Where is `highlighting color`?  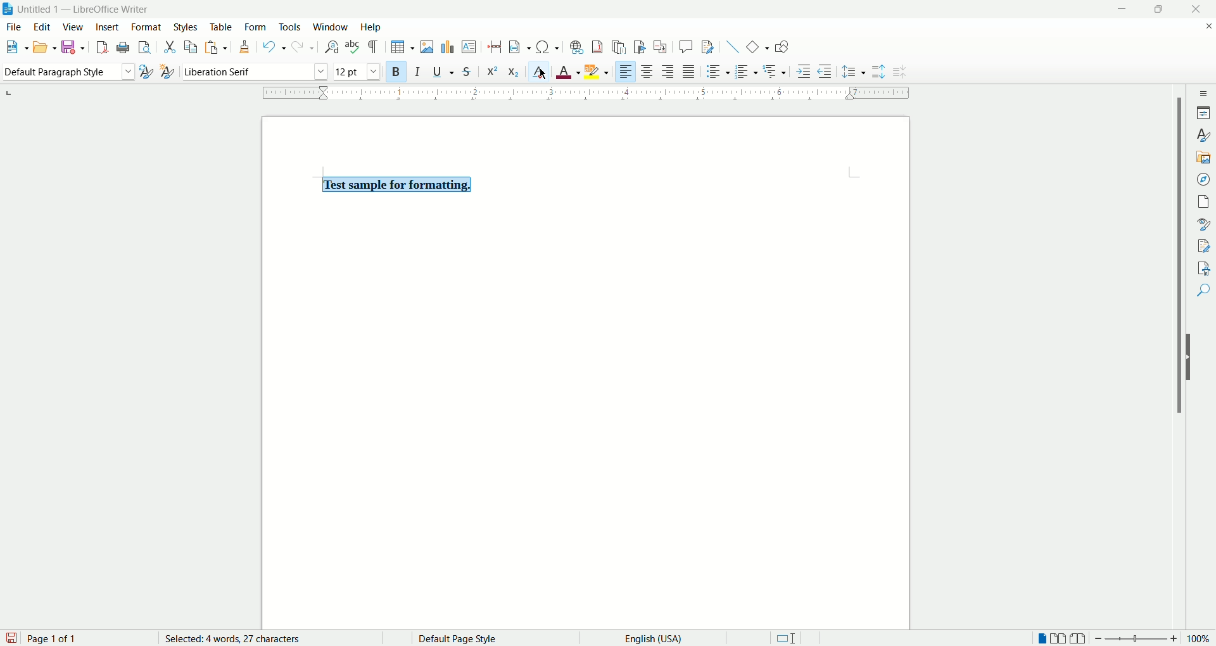 highlighting color is located at coordinates (598, 72).